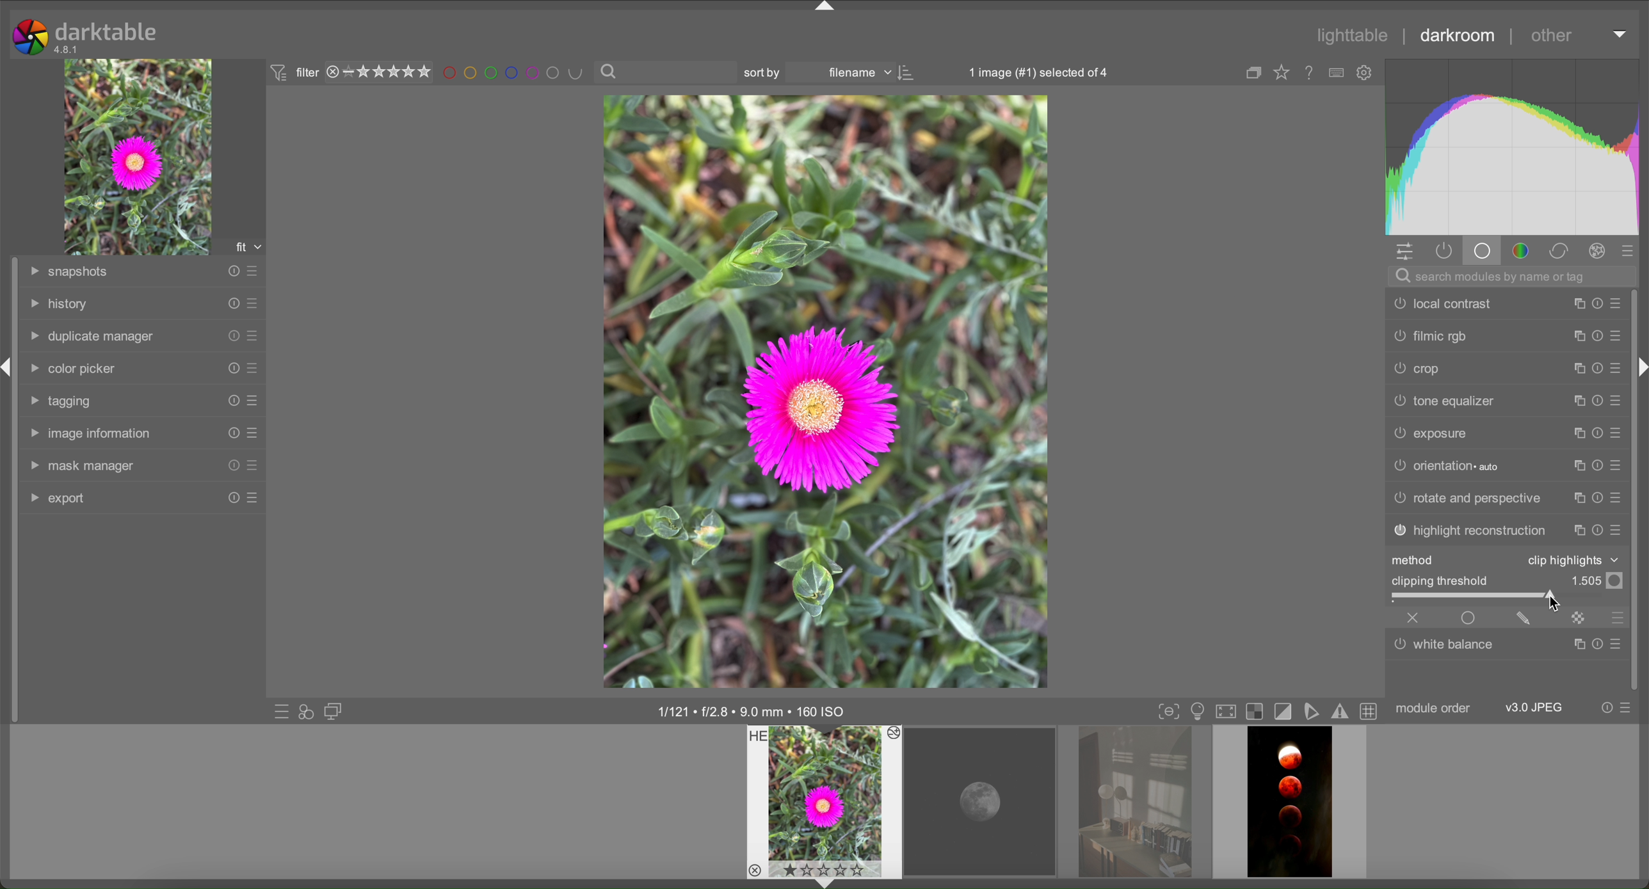  Describe the element at coordinates (64, 401) in the screenshot. I see `tagging tab` at that location.